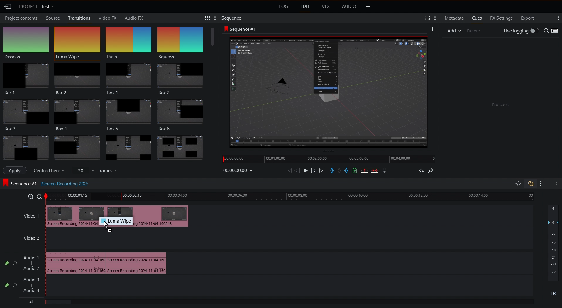 This screenshot has height=308, width=562. I want to click on Bar 1, so click(26, 78).